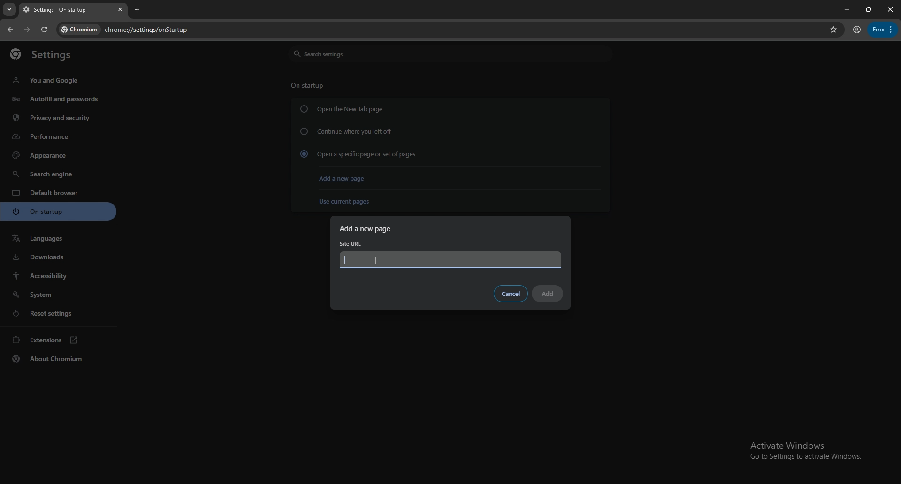 Image resolution: width=901 pixels, height=484 pixels. I want to click on appearance, so click(60, 155).